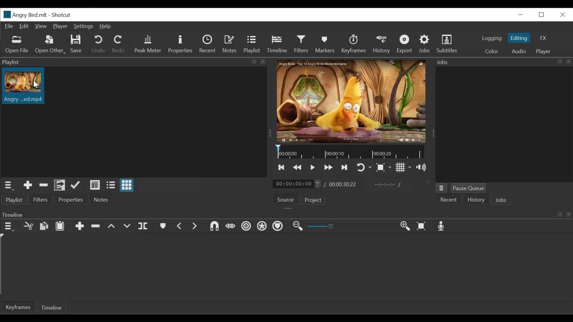 This screenshot has height=322, width=573. What do you see at coordinates (404, 167) in the screenshot?
I see `Show display grid on player` at bounding box center [404, 167].